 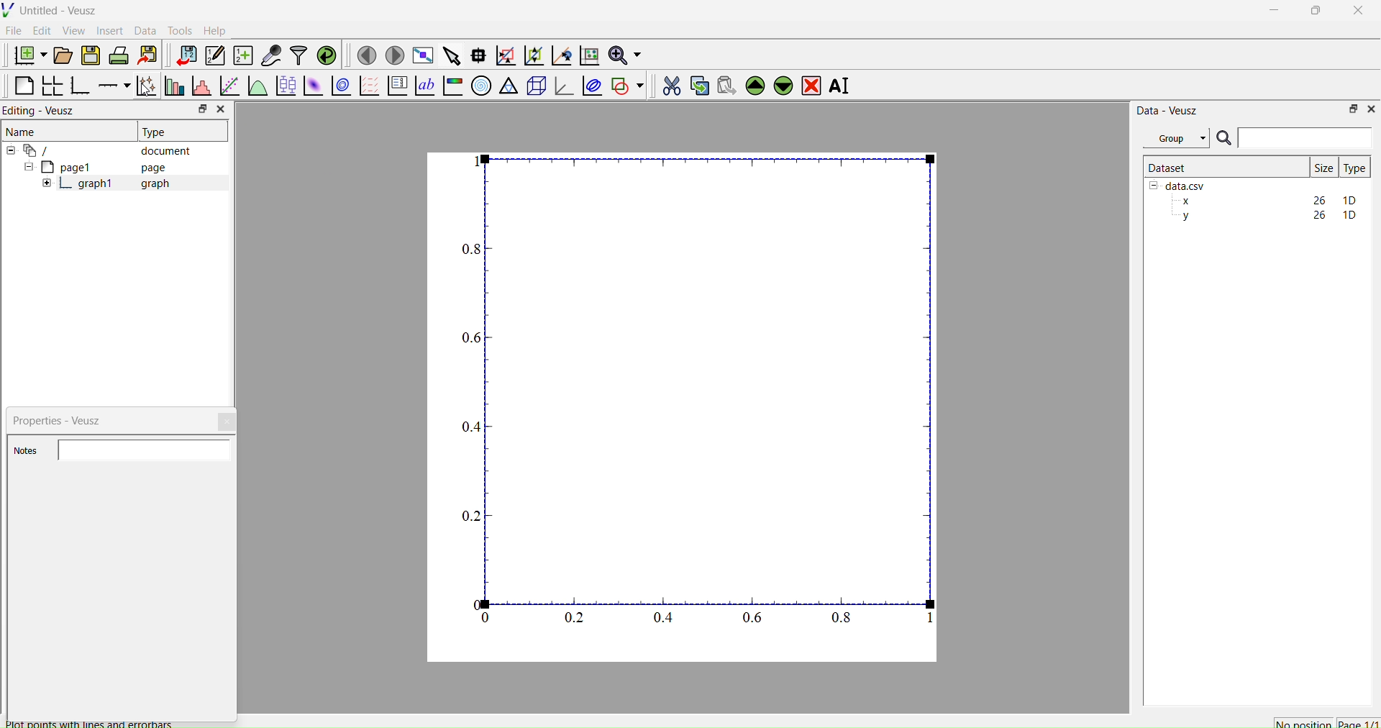 I want to click on Ternary graph, so click(x=509, y=85).